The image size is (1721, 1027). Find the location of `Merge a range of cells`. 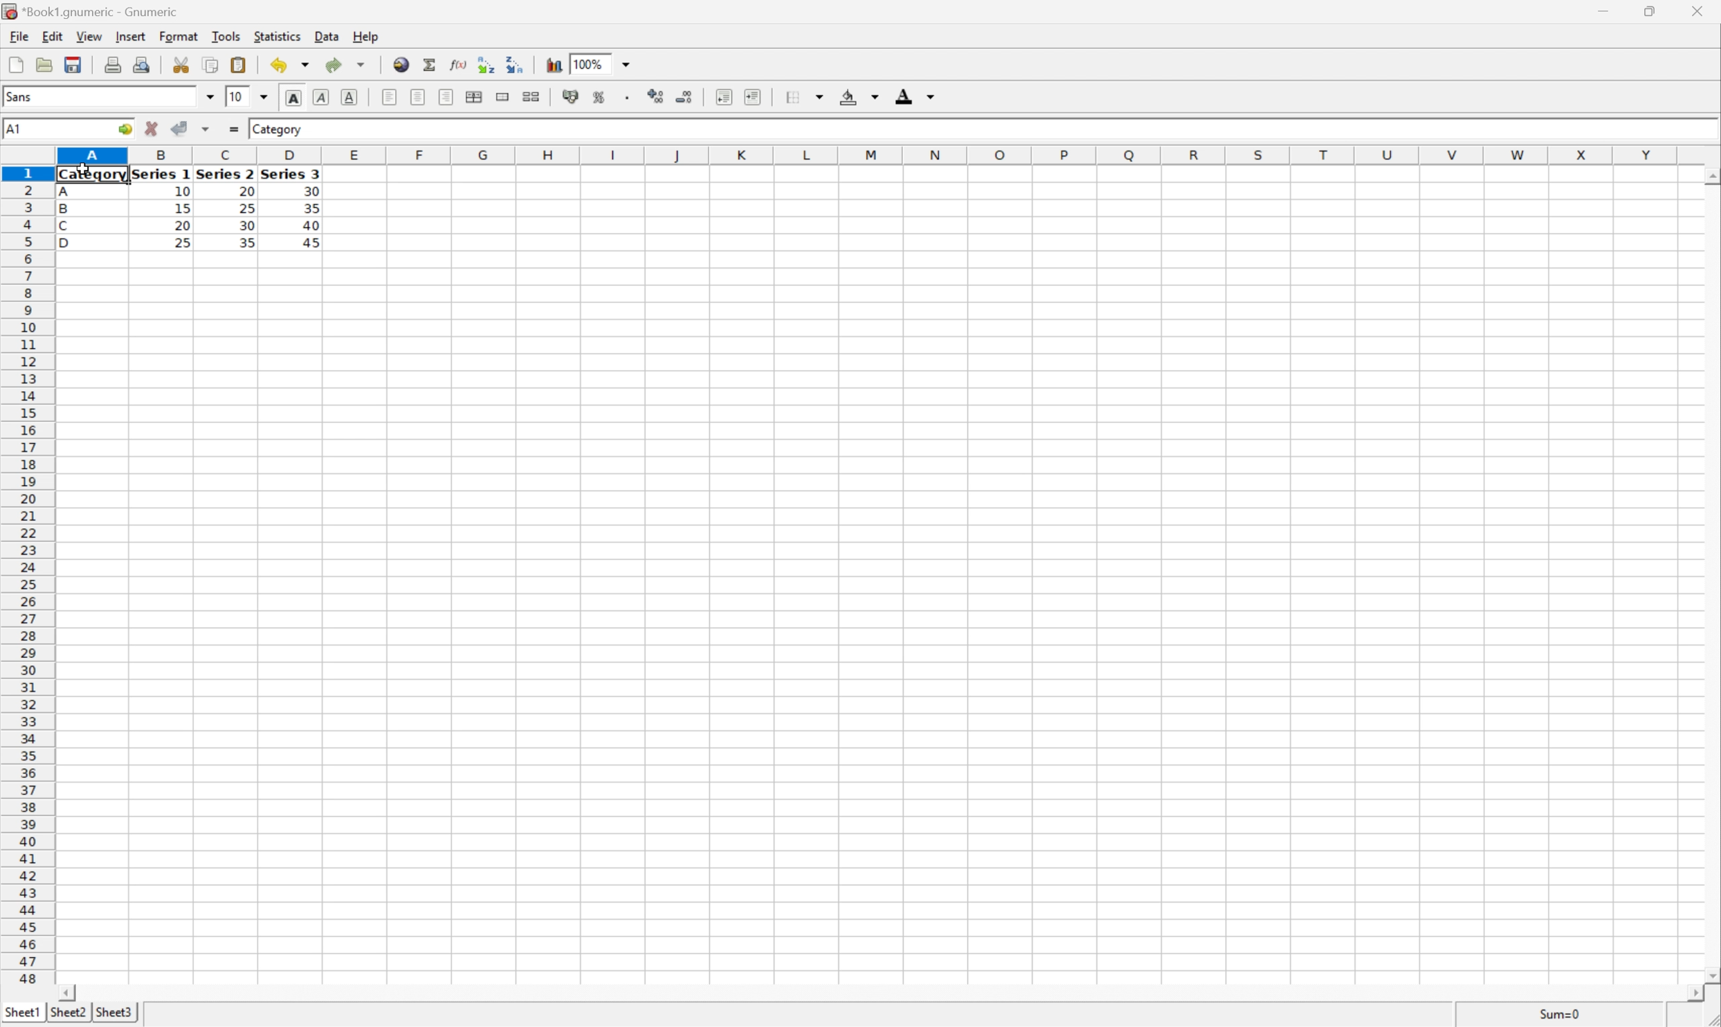

Merge a range of cells is located at coordinates (502, 96).